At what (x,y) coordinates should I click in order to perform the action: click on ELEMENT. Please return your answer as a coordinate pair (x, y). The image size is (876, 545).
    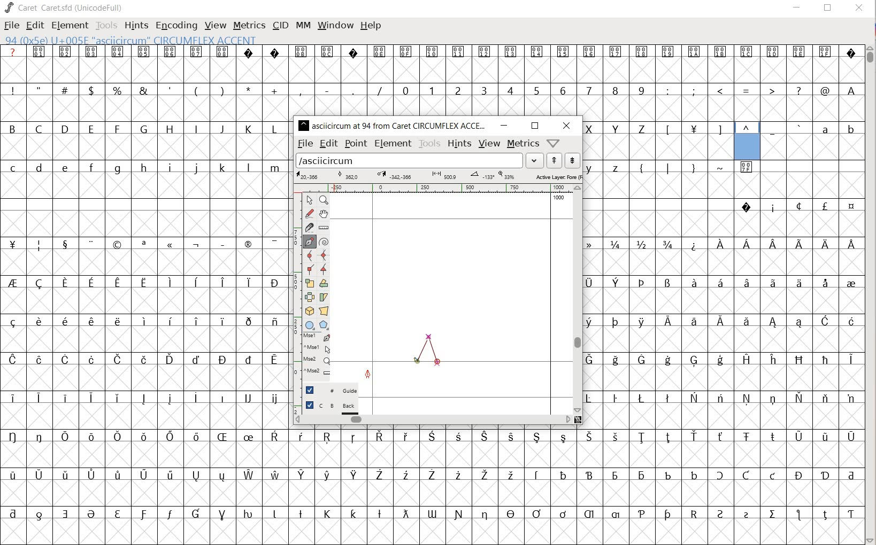
    Looking at the image, I should click on (68, 25).